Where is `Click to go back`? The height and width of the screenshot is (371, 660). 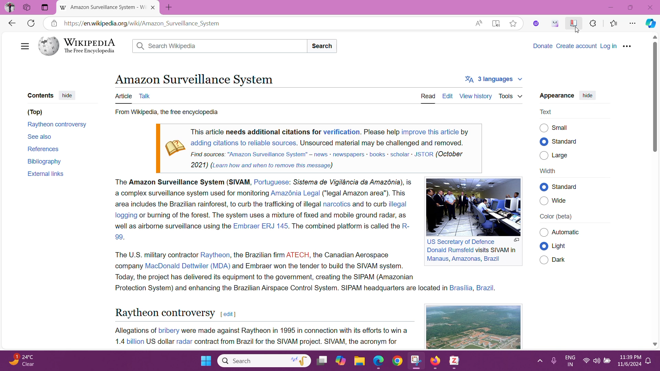 Click to go back is located at coordinates (11, 23).